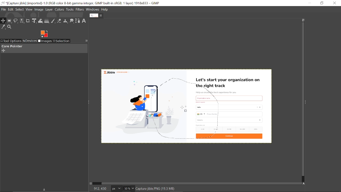  I want to click on Layer, so click(49, 10).